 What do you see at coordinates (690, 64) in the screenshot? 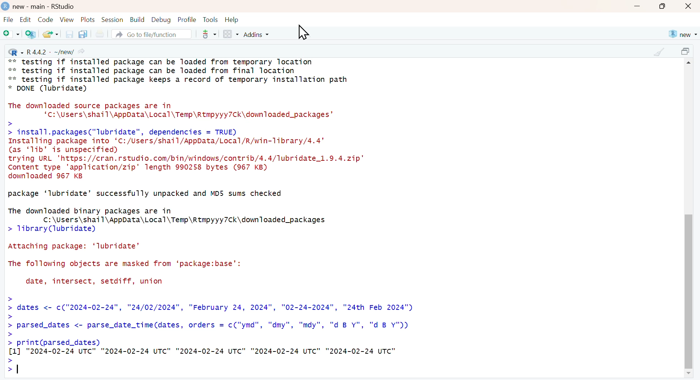
I see `scroll up` at bounding box center [690, 64].